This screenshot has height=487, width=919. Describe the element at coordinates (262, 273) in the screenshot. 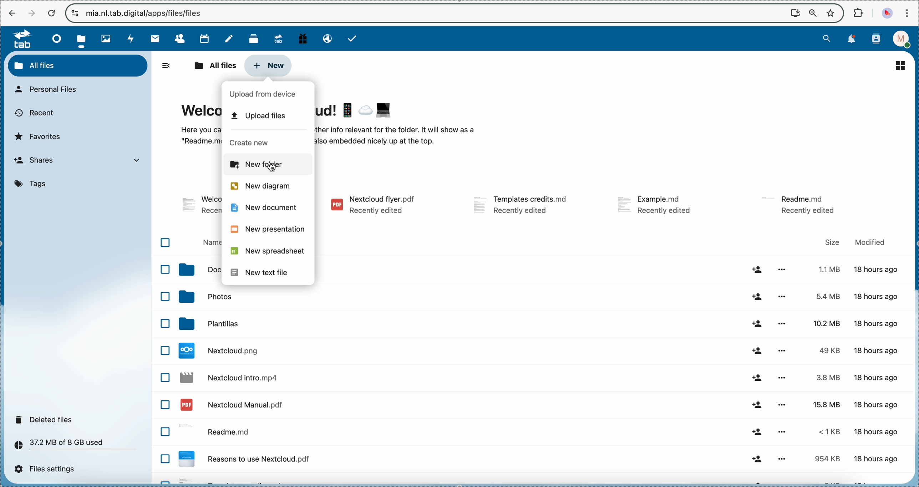

I see `new text file` at that location.